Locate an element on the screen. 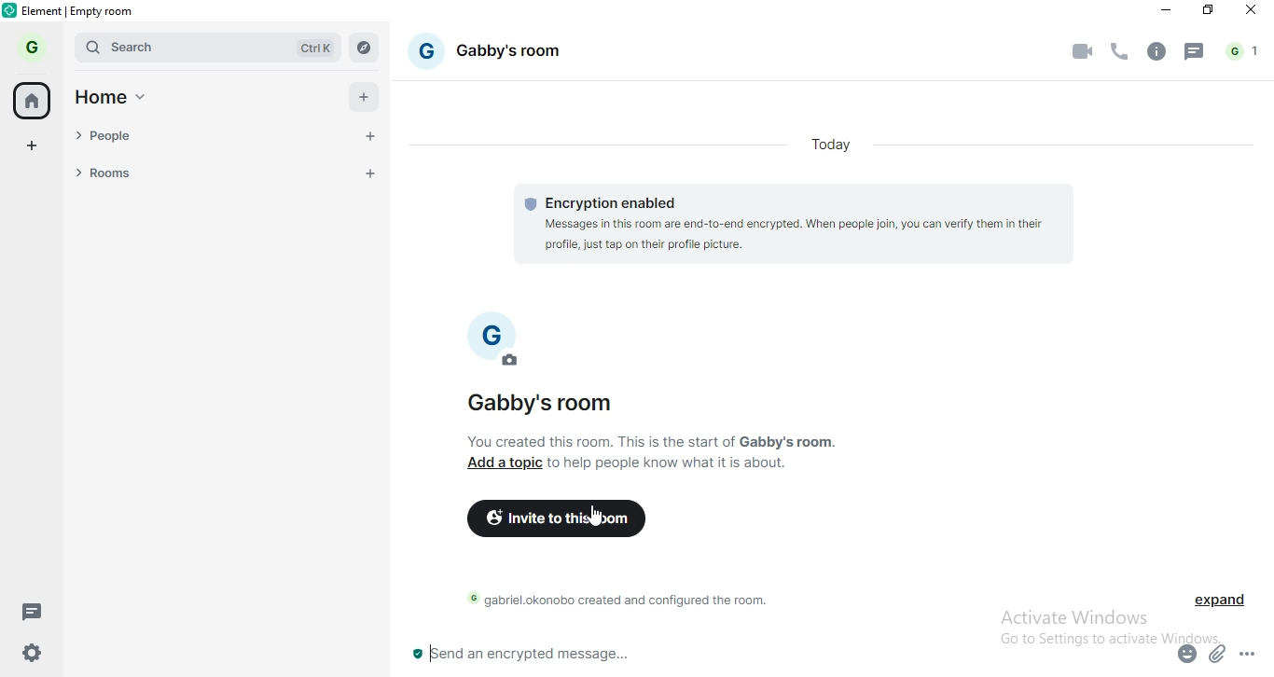 The height and width of the screenshot is (677, 1274). options is located at coordinates (1255, 657).